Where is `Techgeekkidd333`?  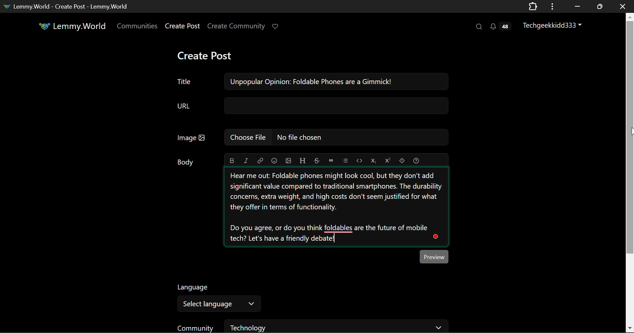 Techgeekkidd333 is located at coordinates (555, 25).